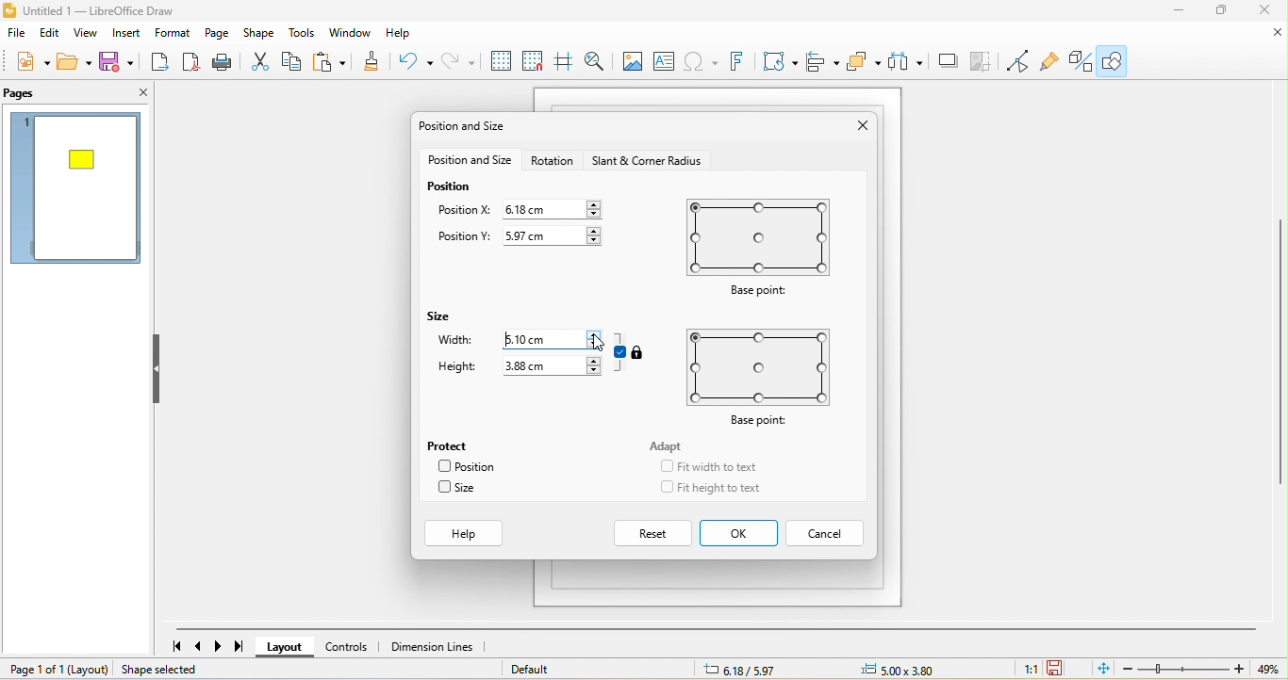 This screenshot has height=680, width=1288. What do you see at coordinates (552, 366) in the screenshot?
I see `3.88 cm` at bounding box center [552, 366].